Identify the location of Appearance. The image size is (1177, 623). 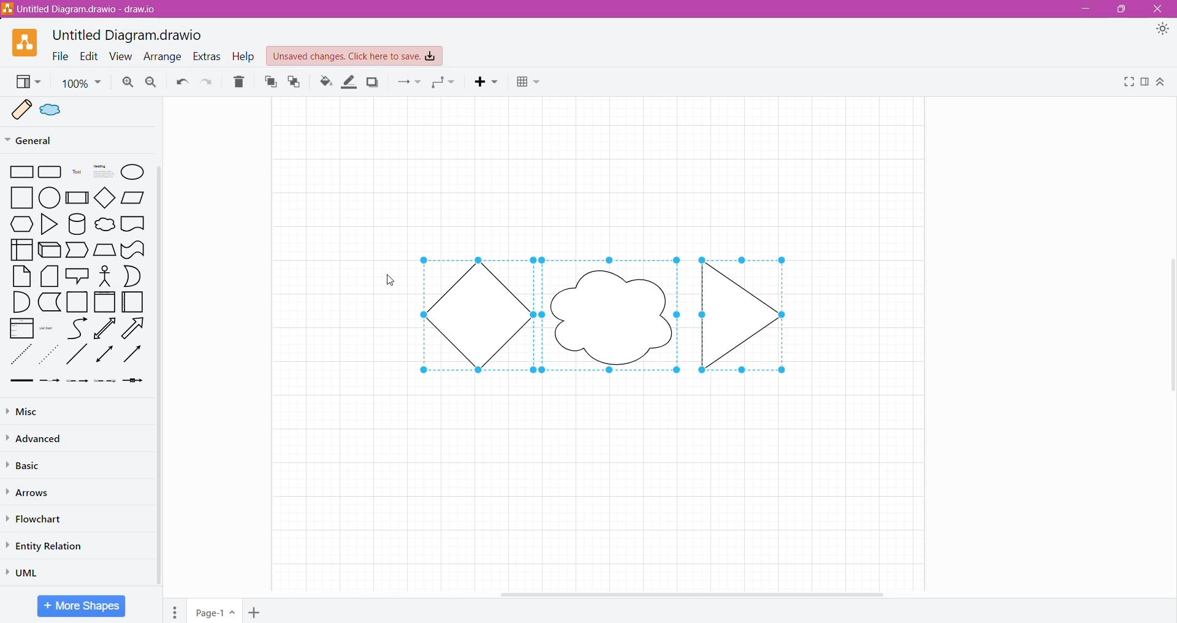
(1165, 31).